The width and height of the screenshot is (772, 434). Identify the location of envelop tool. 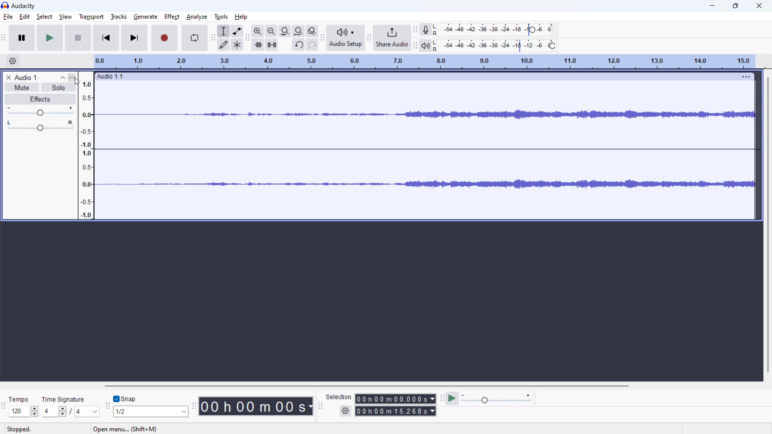
(237, 31).